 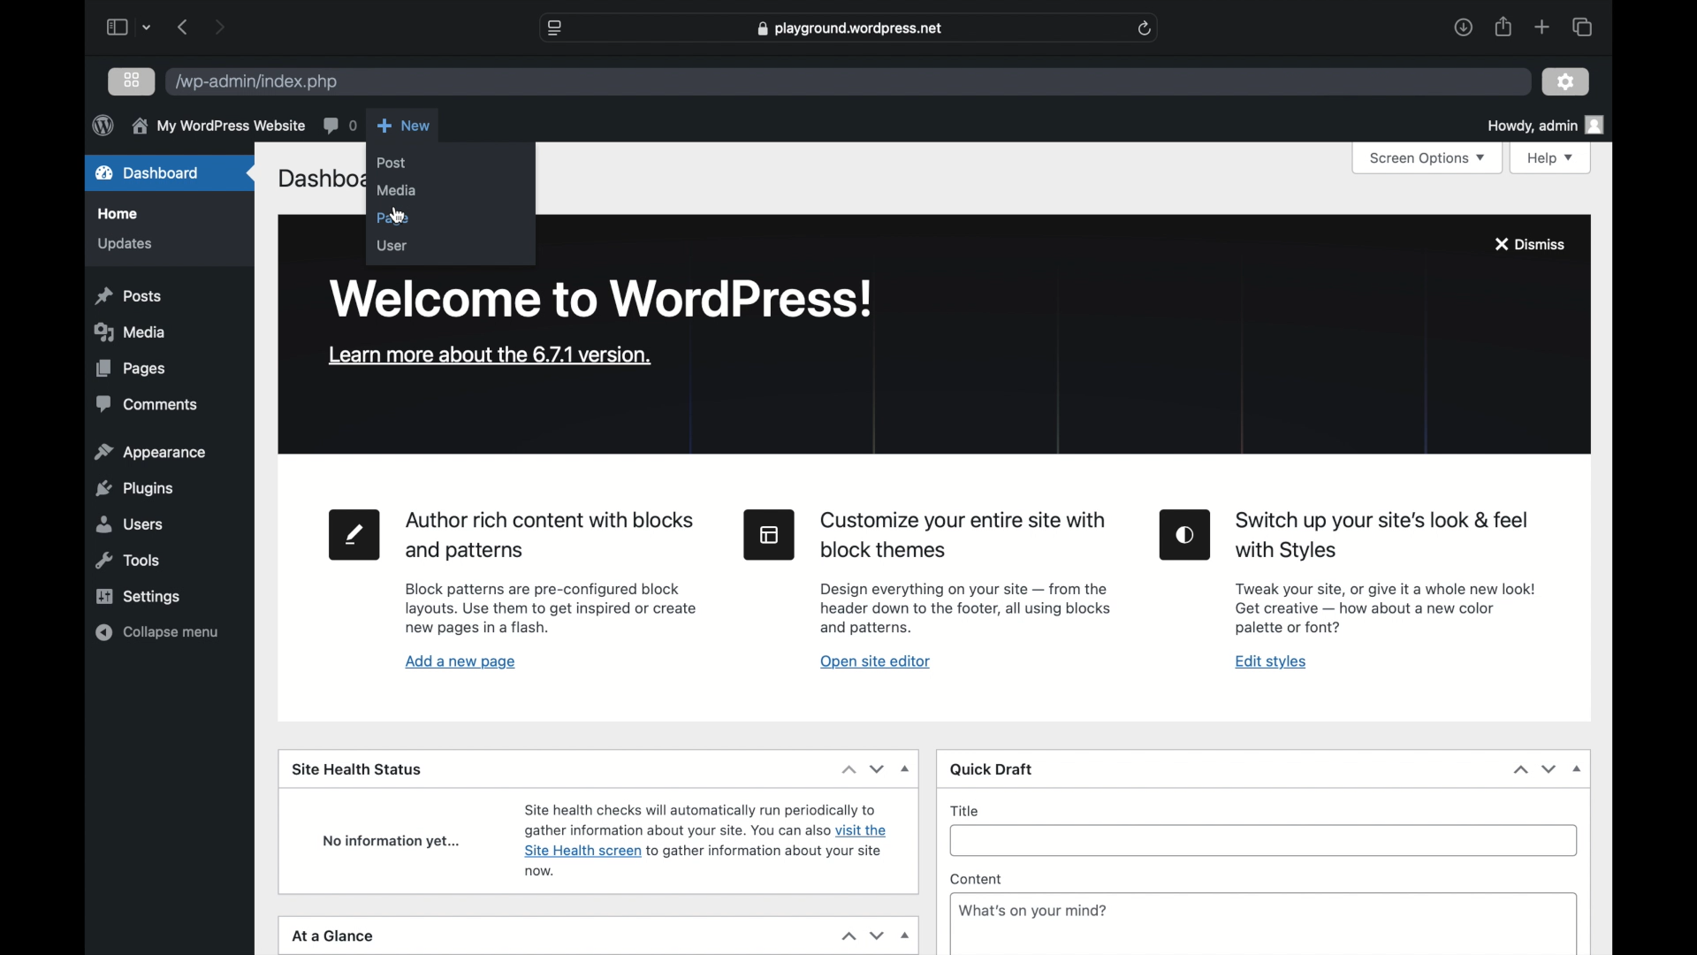 What do you see at coordinates (976, 880) in the screenshot?
I see `content` at bounding box center [976, 880].